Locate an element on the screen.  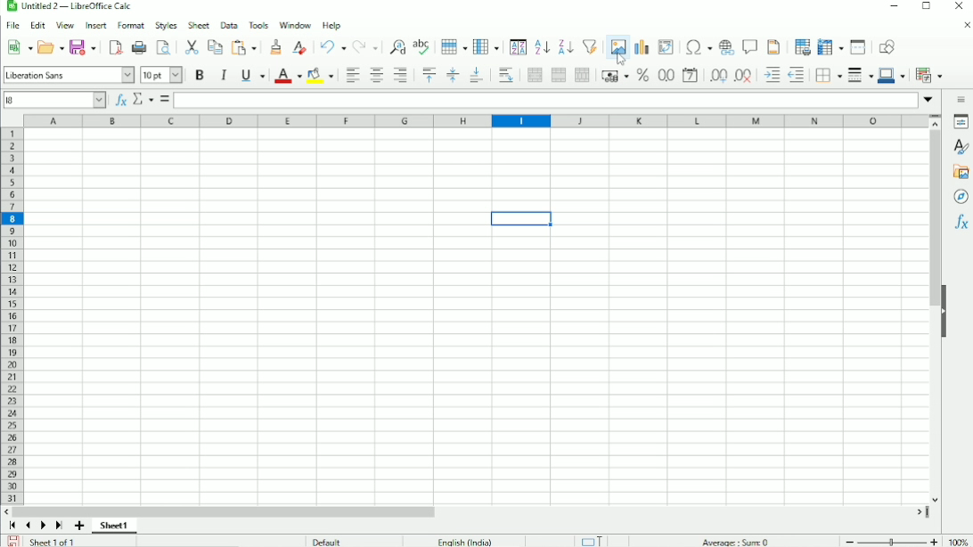
Standard selection is located at coordinates (594, 540).